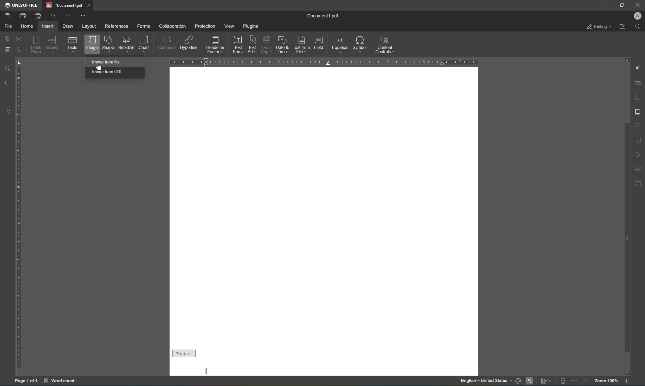 Image resolution: width=645 pixels, height=386 pixels. Describe the element at coordinates (529, 381) in the screenshot. I see `spell checking` at that location.